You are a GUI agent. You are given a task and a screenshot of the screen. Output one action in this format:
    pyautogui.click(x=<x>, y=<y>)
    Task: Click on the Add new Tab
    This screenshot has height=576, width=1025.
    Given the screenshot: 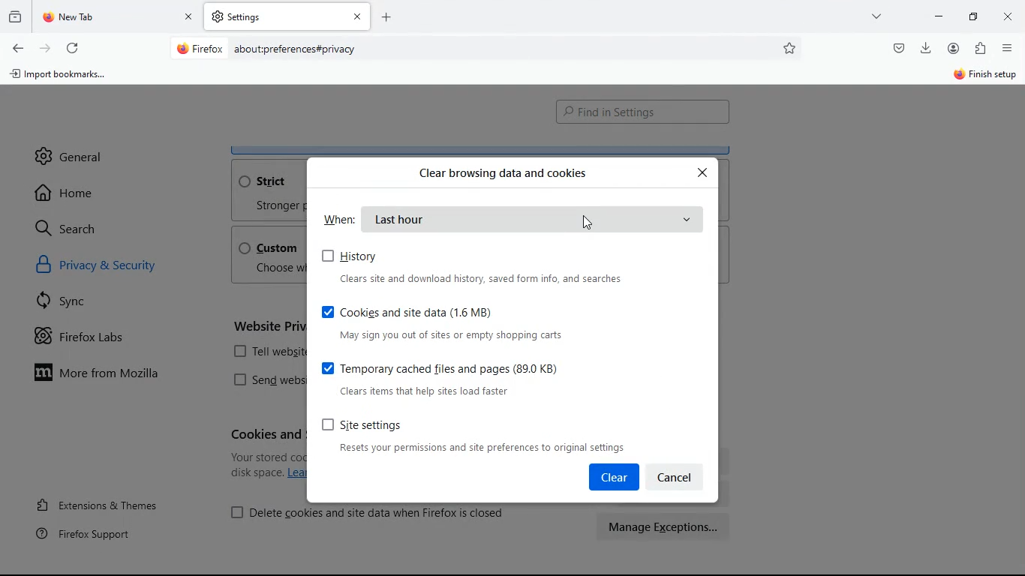 What is the action you would take?
    pyautogui.click(x=386, y=16)
    